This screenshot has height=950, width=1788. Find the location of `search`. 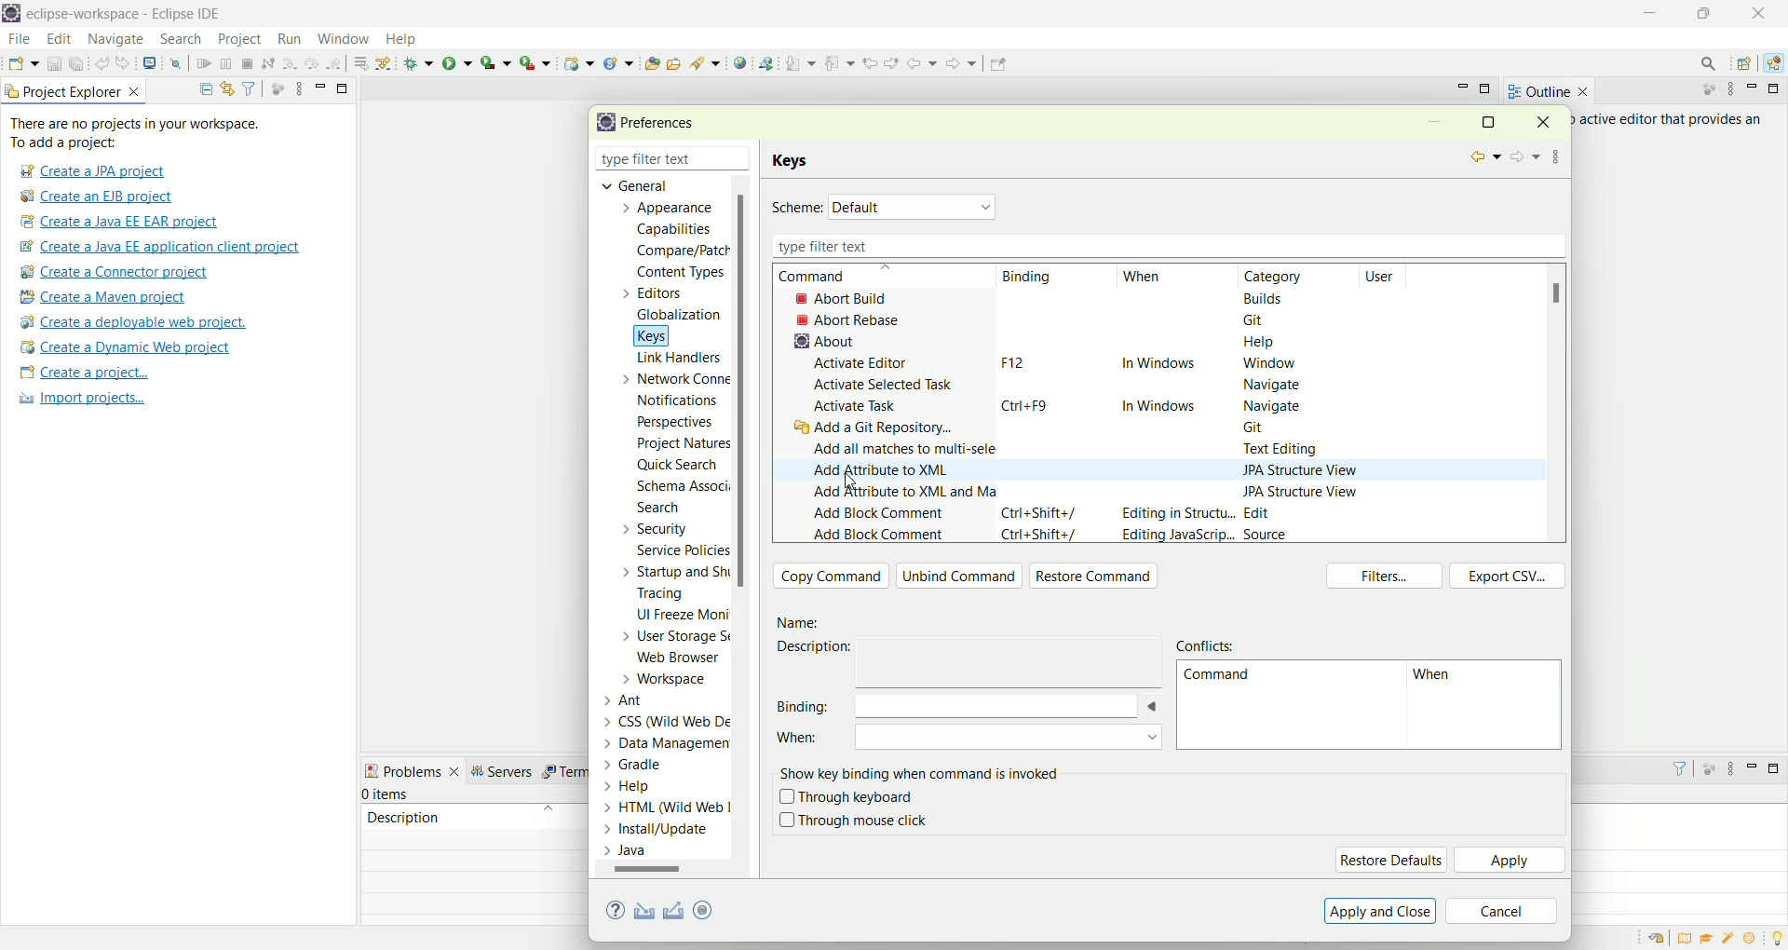

search is located at coordinates (1702, 63).